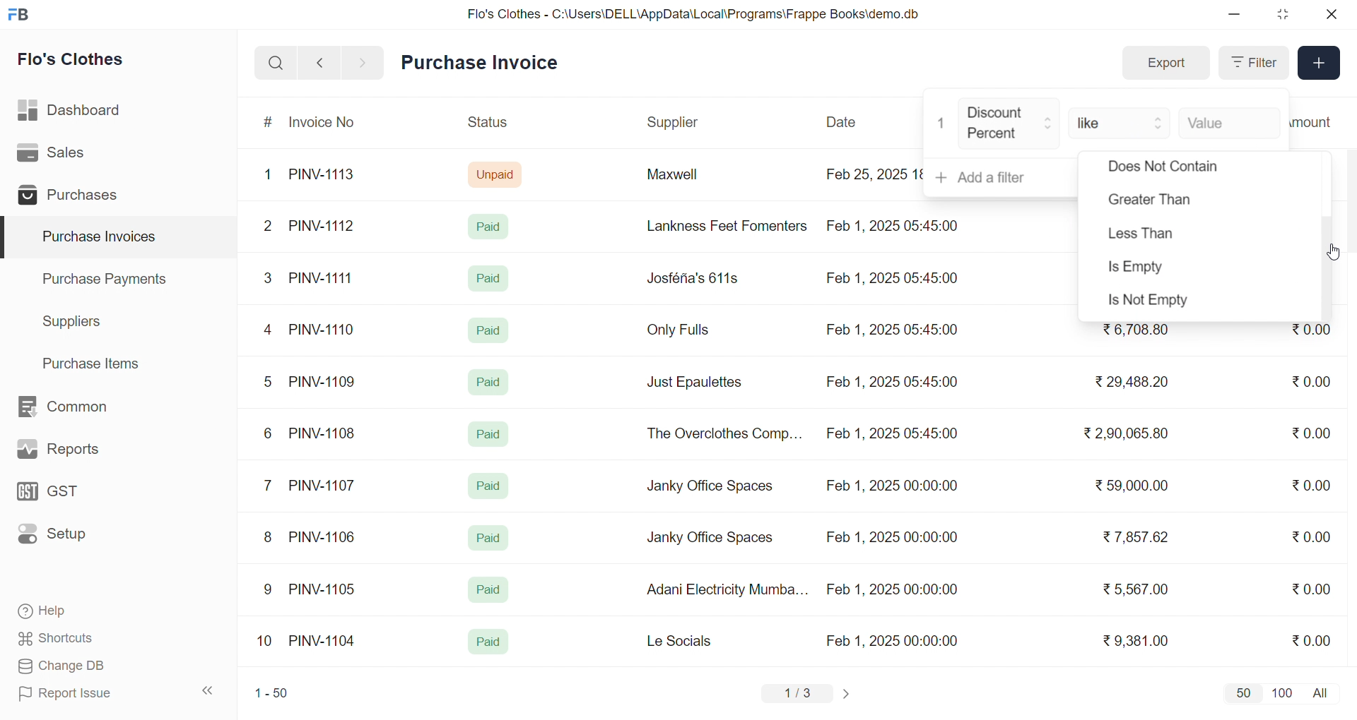 Image resolution: width=1357 pixels, height=720 pixels. Describe the element at coordinates (109, 278) in the screenshot. I see `Purchase Payments` at that location.